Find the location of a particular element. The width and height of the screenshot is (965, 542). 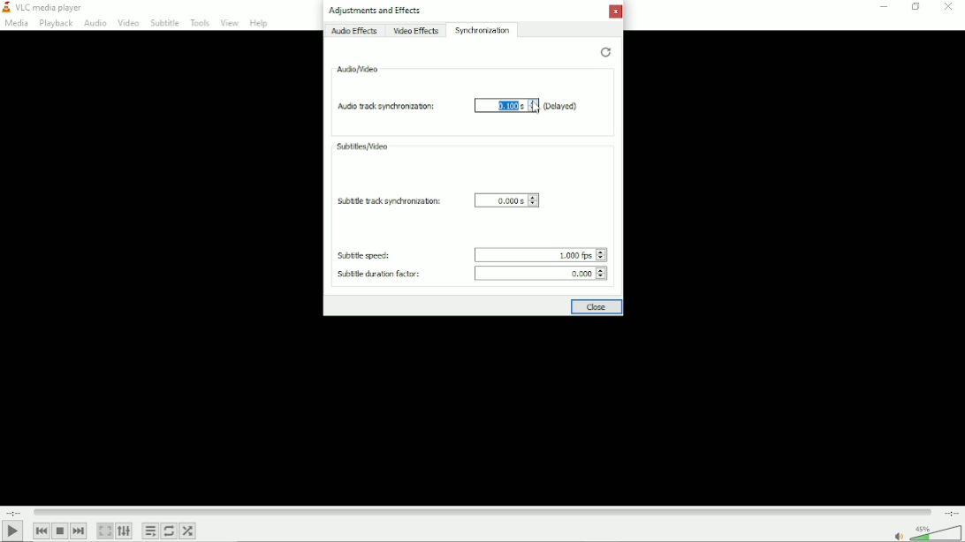

Next is located at coordinates (80, 531).